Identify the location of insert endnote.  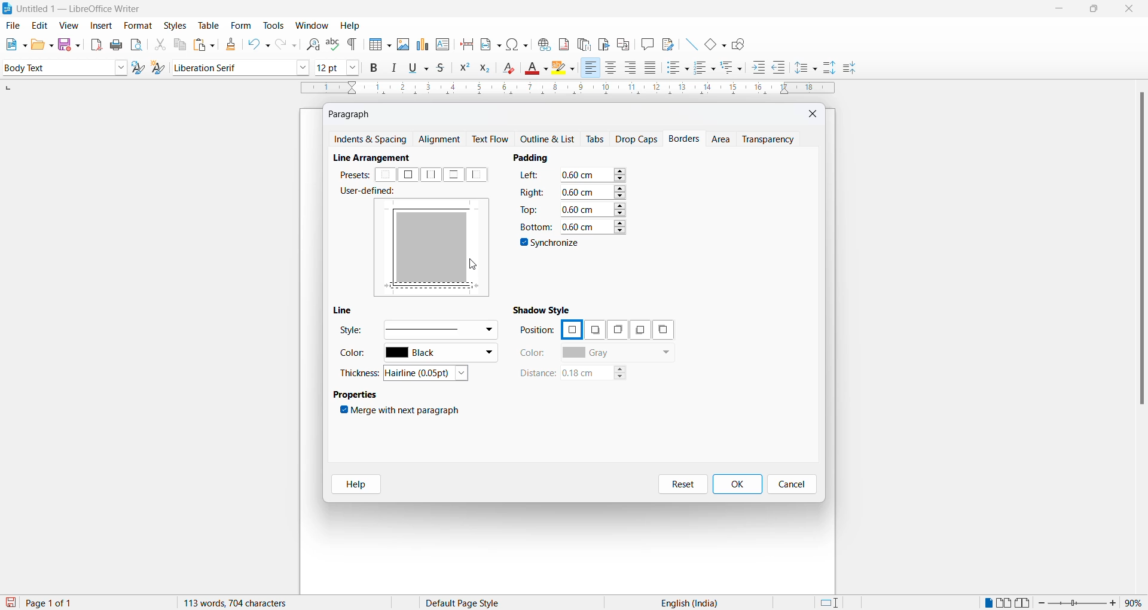
(582, 42).